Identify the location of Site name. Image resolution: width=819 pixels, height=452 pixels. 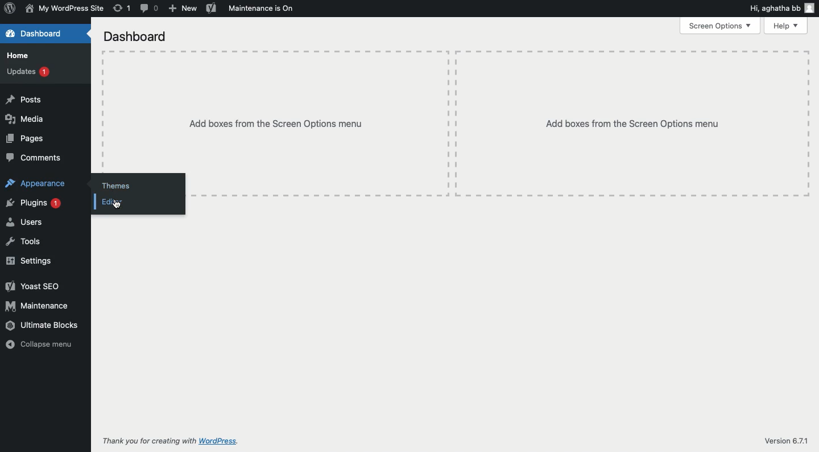
(63, 9).